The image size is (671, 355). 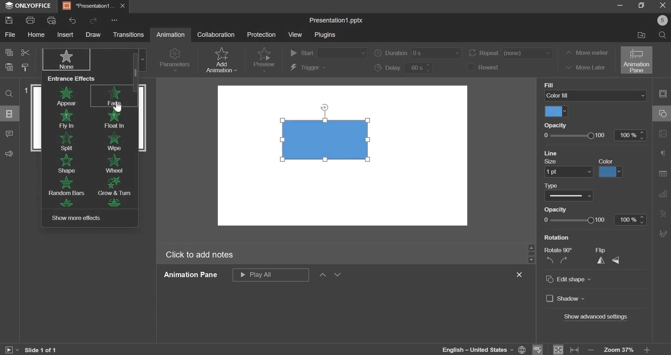 What do you see at coordinates (11, 93) in the screenshot?
I see `search` at bounding box center [11, 93].